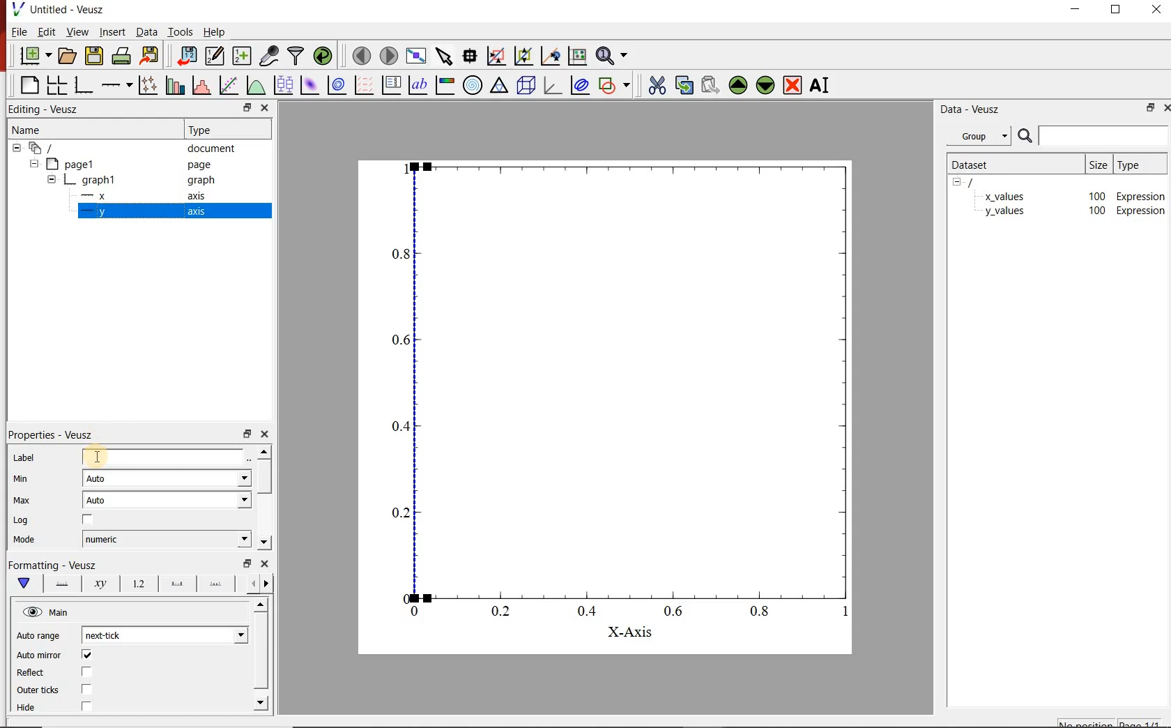 This screenshot has height=728, width=1171. Describe the element at coordinates (95, 55) in the screenshot. I see `save` at that location.